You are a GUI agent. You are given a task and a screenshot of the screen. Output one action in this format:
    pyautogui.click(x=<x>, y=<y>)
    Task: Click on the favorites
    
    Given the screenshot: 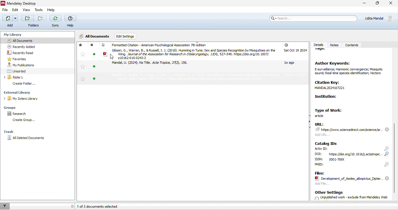 What is the action you would take?
    pyautogui.click(x=82, y=62)
    